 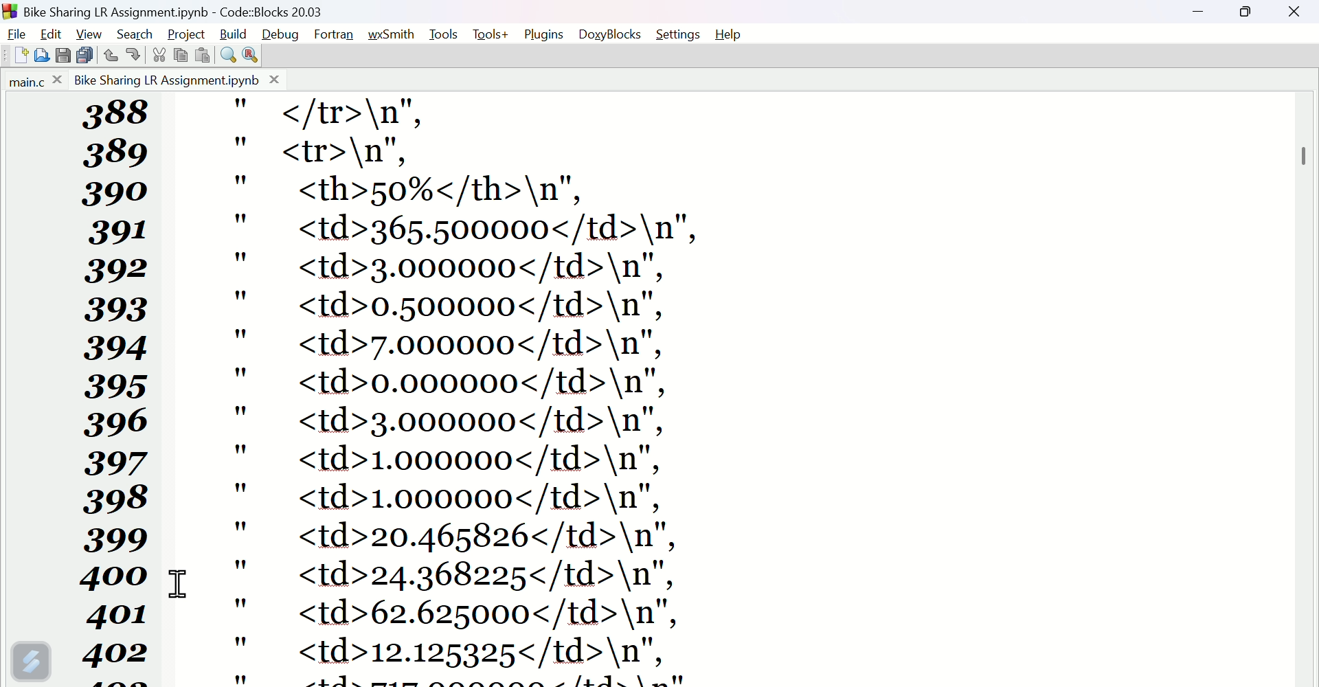 What do you see at coordinates (181, 56) in the screenshot?
I see `Copy` at bounding box center [181, 56].